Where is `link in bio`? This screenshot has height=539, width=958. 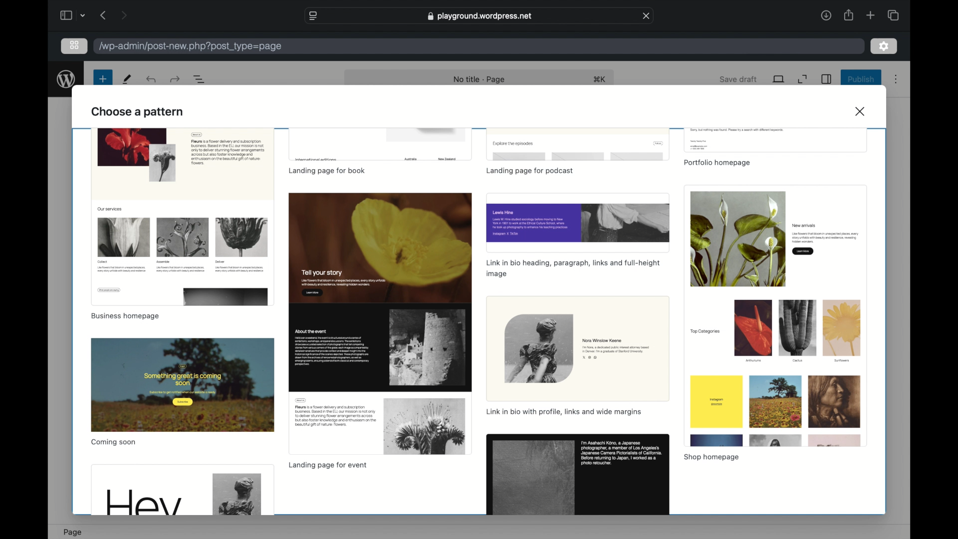
link in bio is located at coordinates (563, 412).